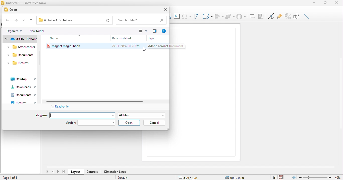  Describe the element at coordinates (156, 39) in the screenshot. I see `type` at that location.